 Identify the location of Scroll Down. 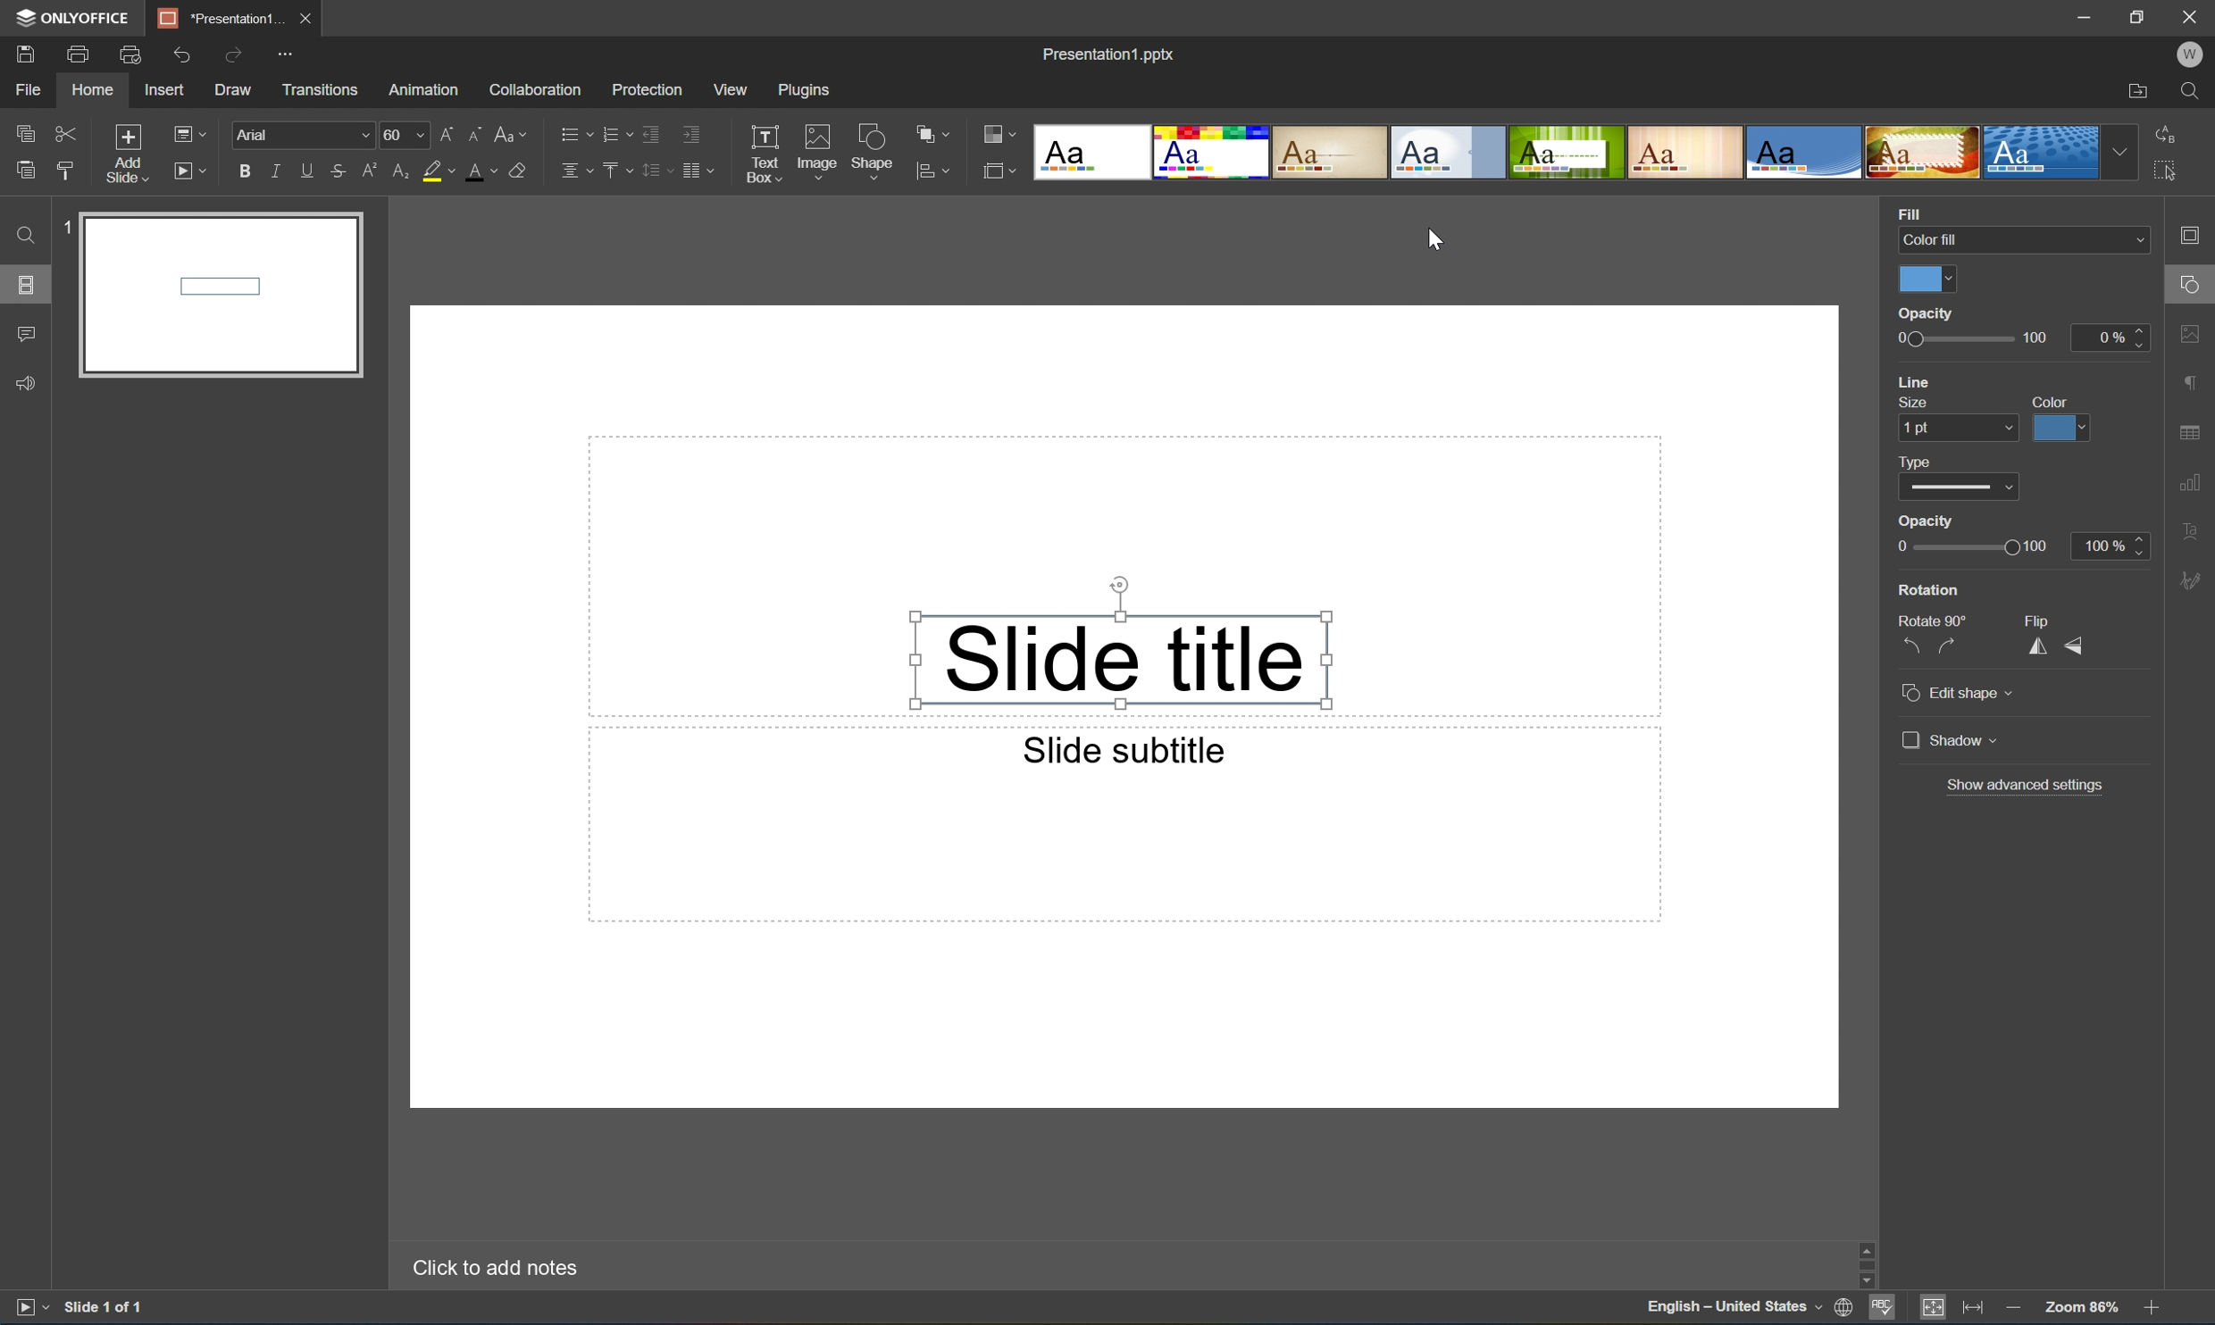
(2147, 1287).